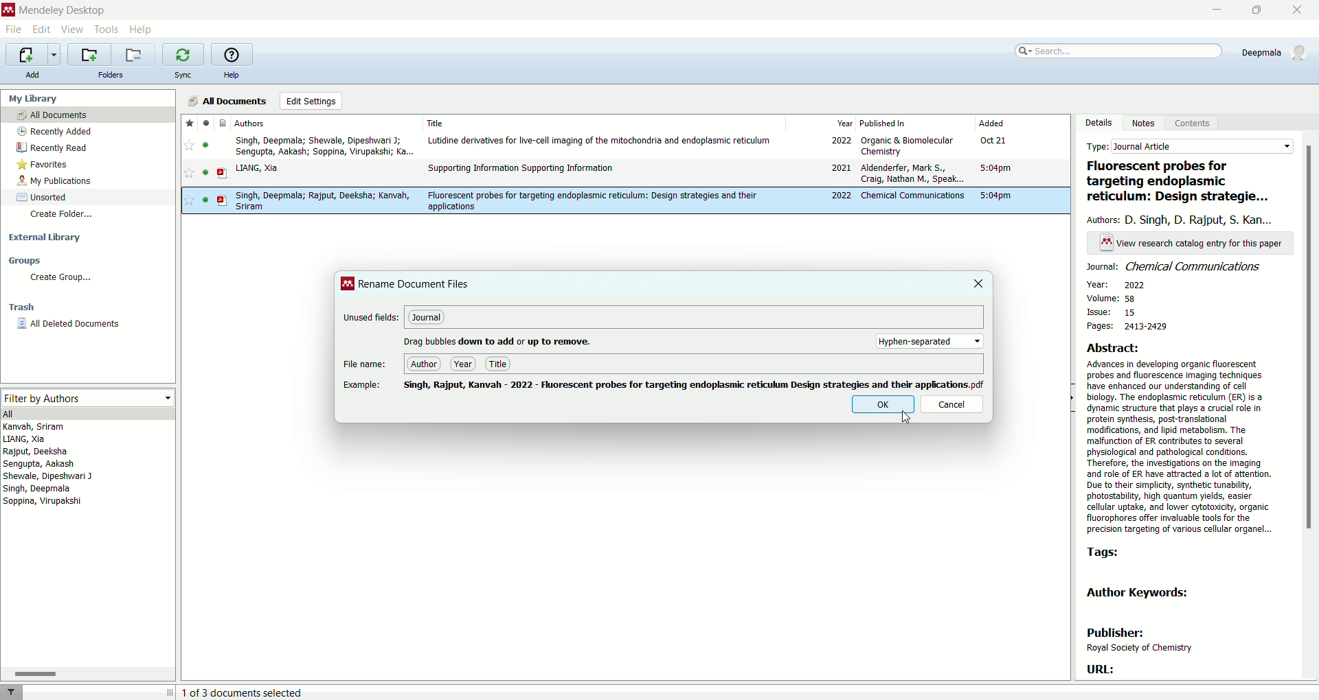  Describe the element at coordinates (88, 413) in the screenshot. I see `all` at that location.